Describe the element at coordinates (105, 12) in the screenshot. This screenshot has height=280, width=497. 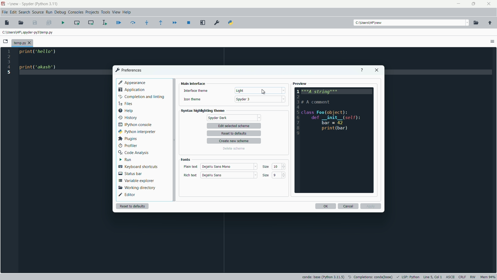
I see `tools menu` at that location.